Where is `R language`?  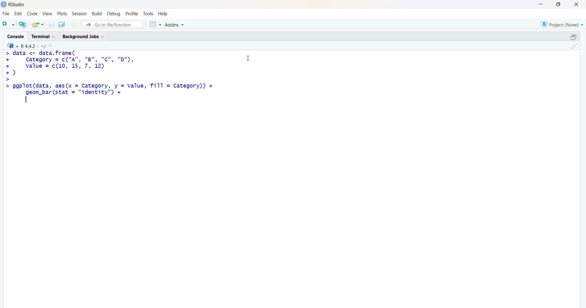 R language is located at coordinates (13, 46).